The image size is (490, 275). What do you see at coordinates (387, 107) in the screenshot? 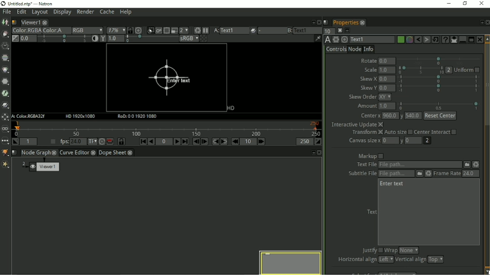
I see `1.0` at bounding box center [387, 107].